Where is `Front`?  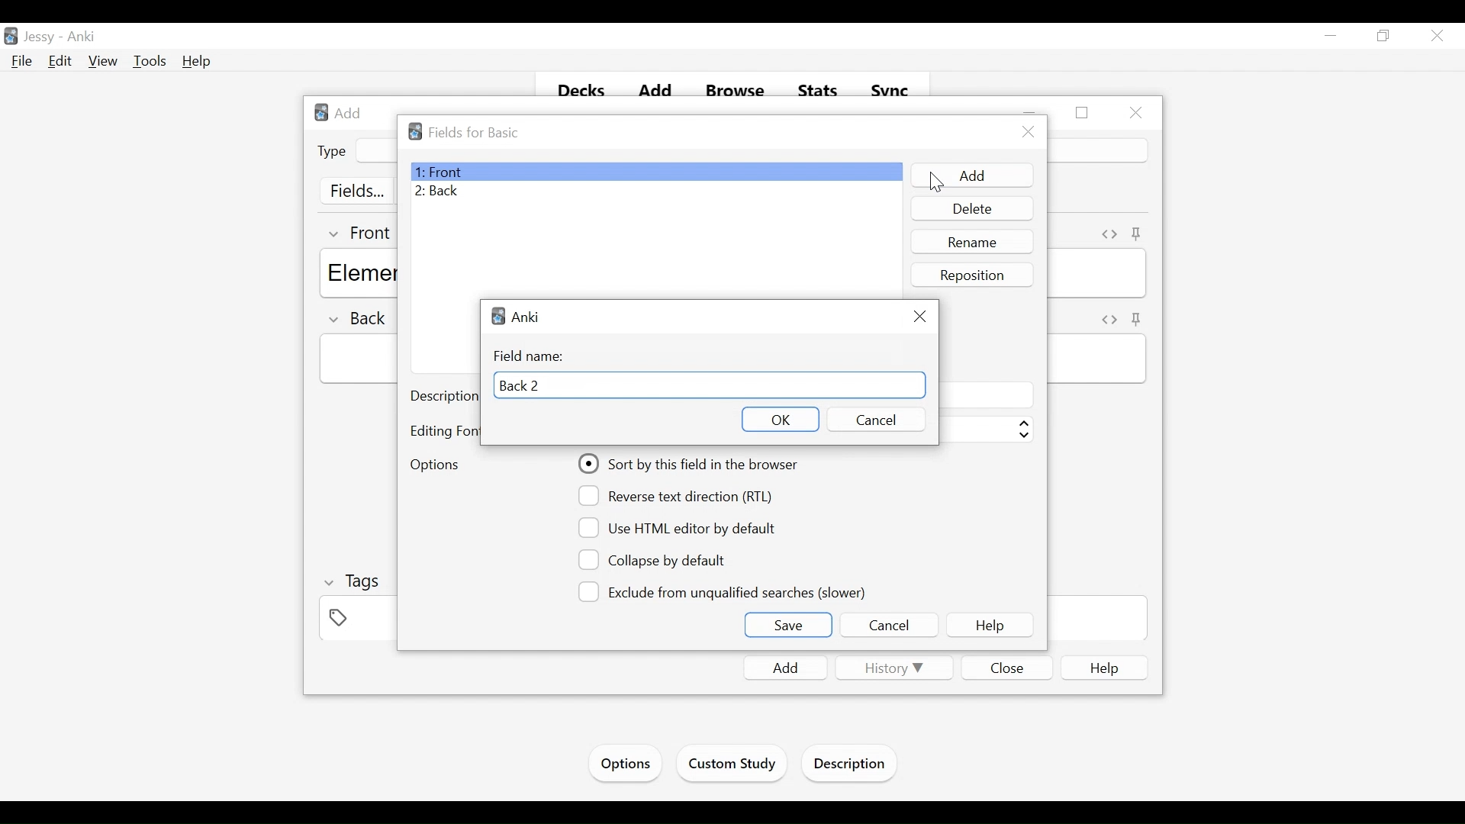
Front is located at coordinates (655, 172).